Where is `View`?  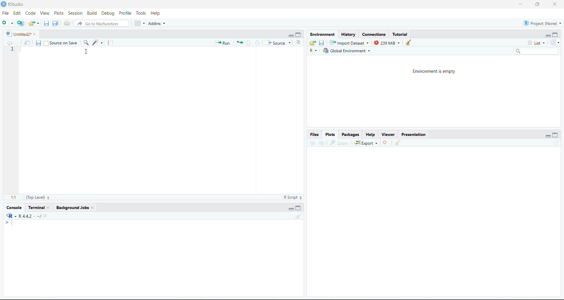
View is located at coordinates (46, 13).